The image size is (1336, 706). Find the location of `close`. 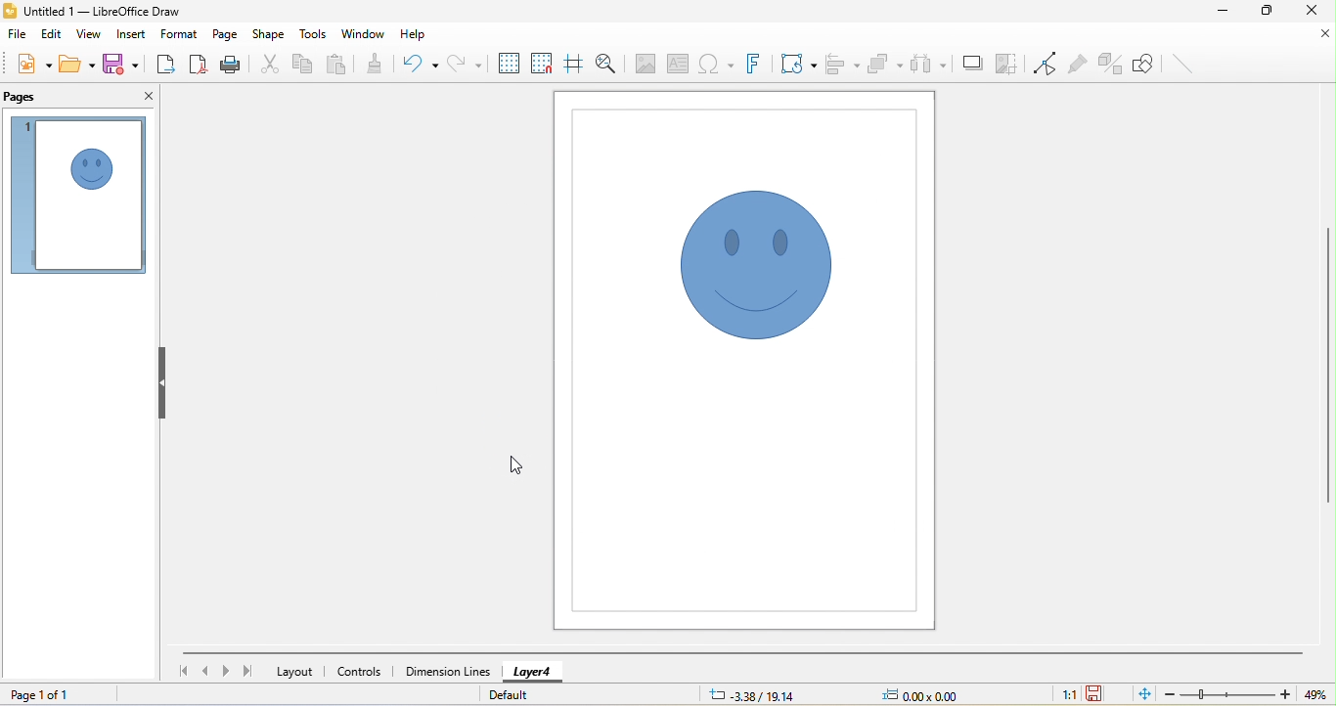

close is located at coordinates (146, 99).